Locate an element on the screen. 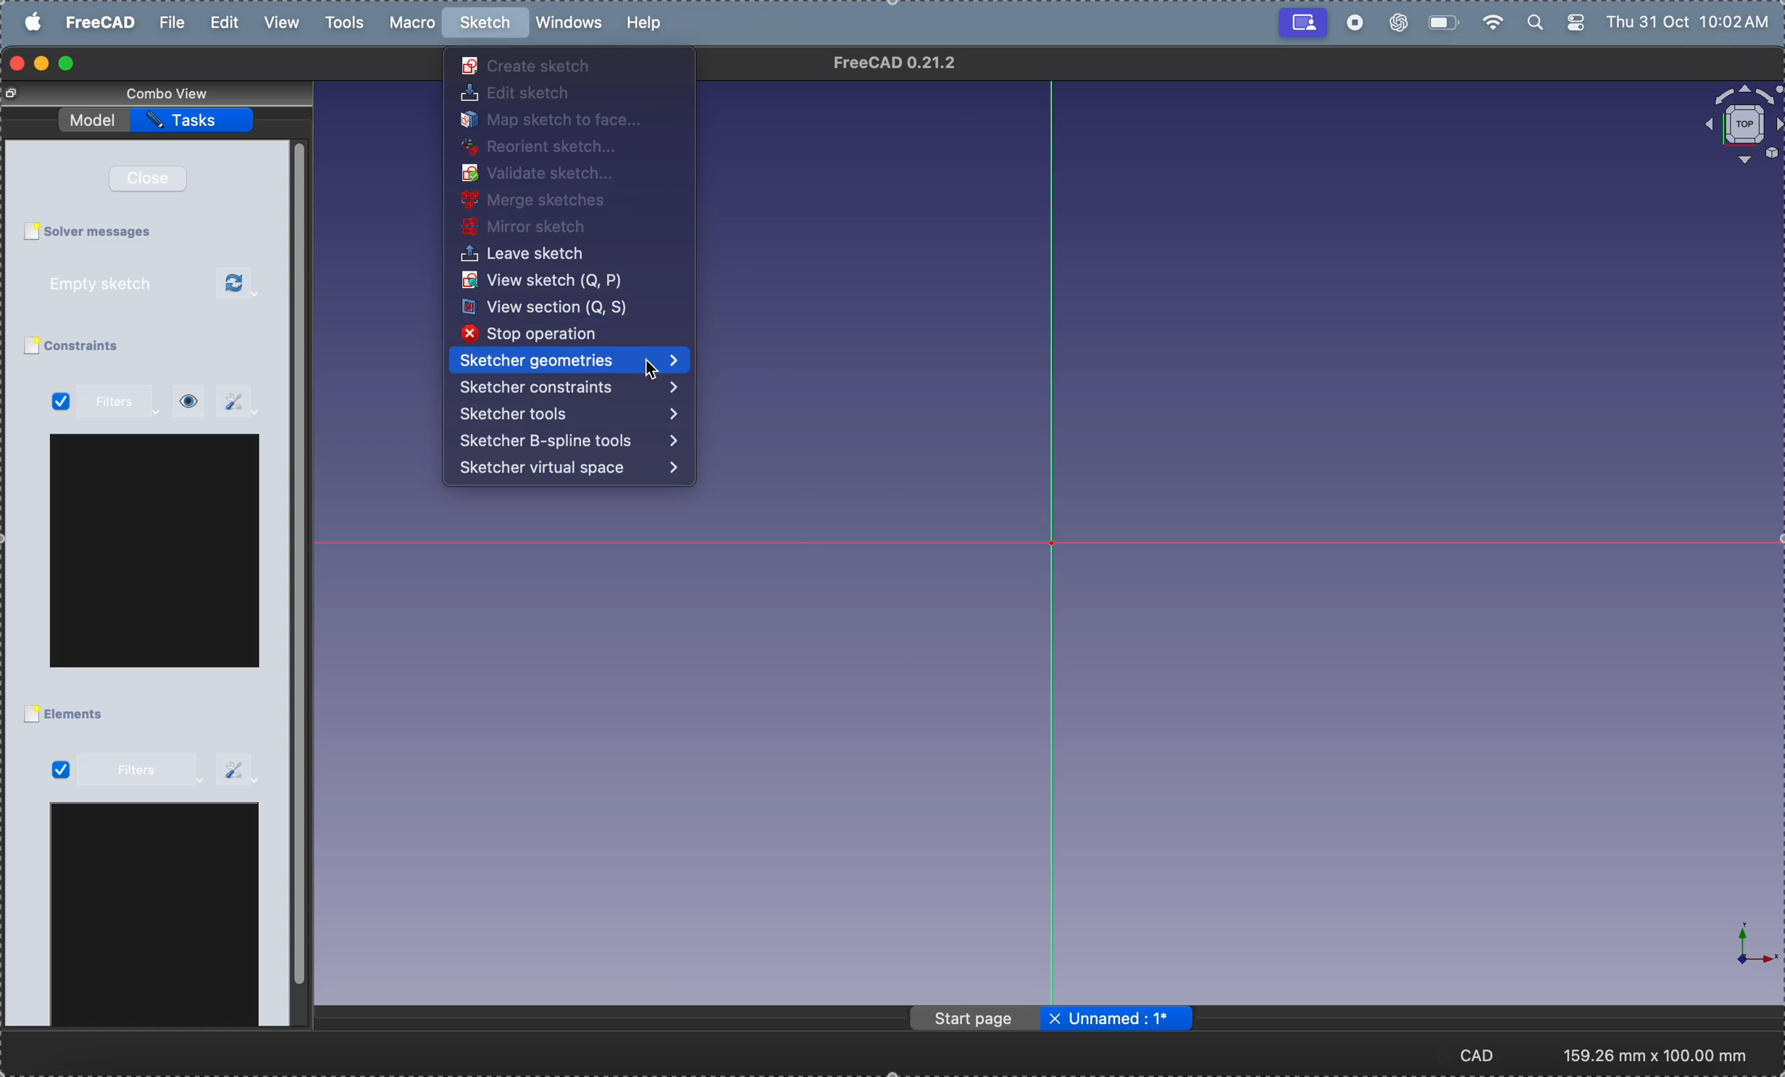 This screenshot has height=1077, width=1785. view section is located at coordinates (548, 309).